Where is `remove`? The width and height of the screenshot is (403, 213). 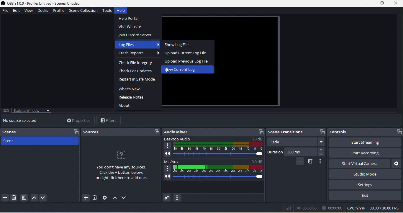 remove is located at coordinates (312, 162).